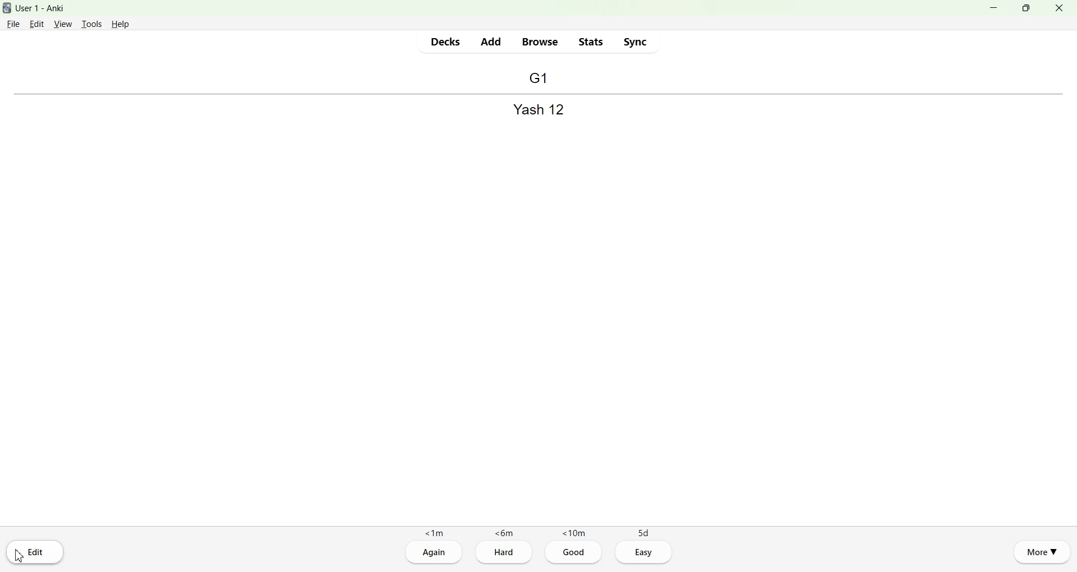 The height and width of the screenshot is (572, 1077). What do you see at coordinates (490, 41) in the screenshot?
I see `Add` at bounding box center [490, 41].